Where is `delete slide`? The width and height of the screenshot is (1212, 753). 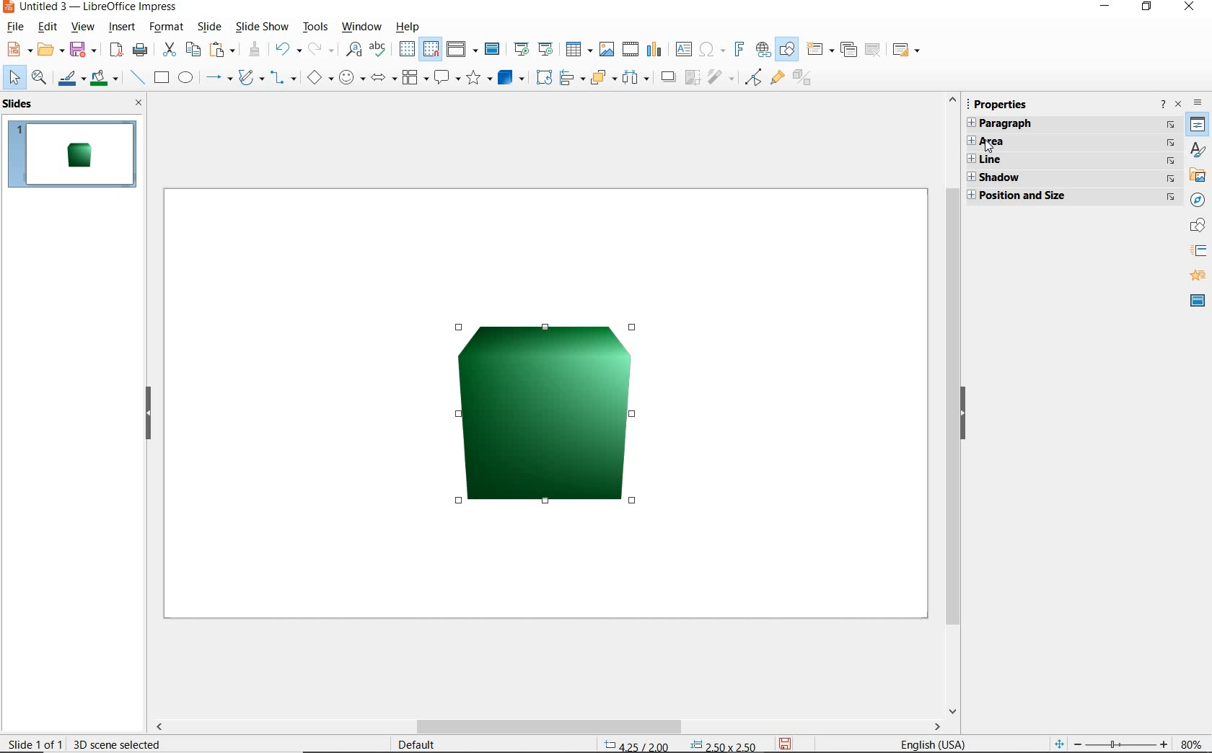
delete slide is located at coordinates (874, 50).